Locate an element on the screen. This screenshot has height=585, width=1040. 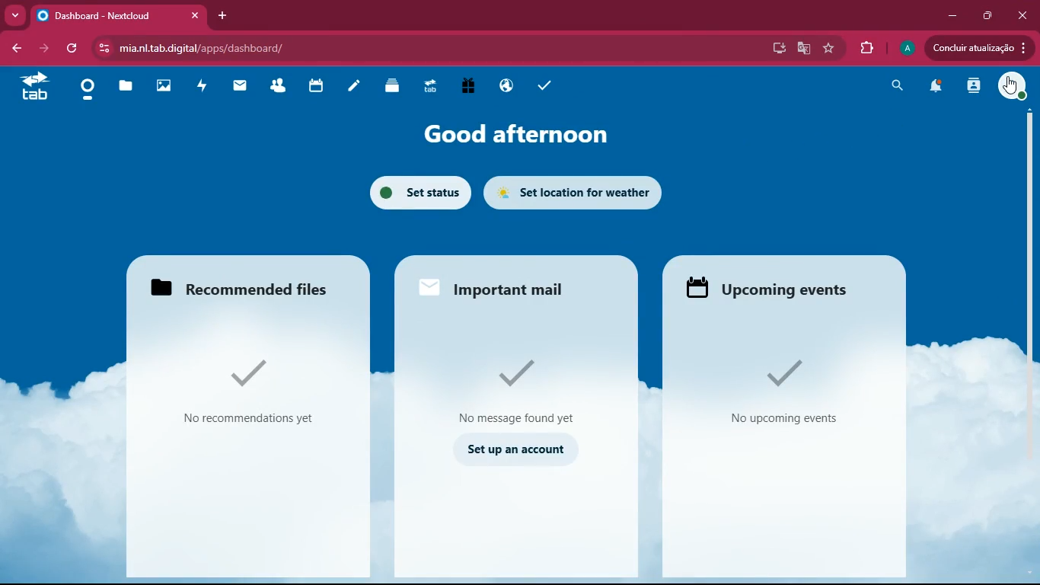
home is located at coordinates (92, 89).